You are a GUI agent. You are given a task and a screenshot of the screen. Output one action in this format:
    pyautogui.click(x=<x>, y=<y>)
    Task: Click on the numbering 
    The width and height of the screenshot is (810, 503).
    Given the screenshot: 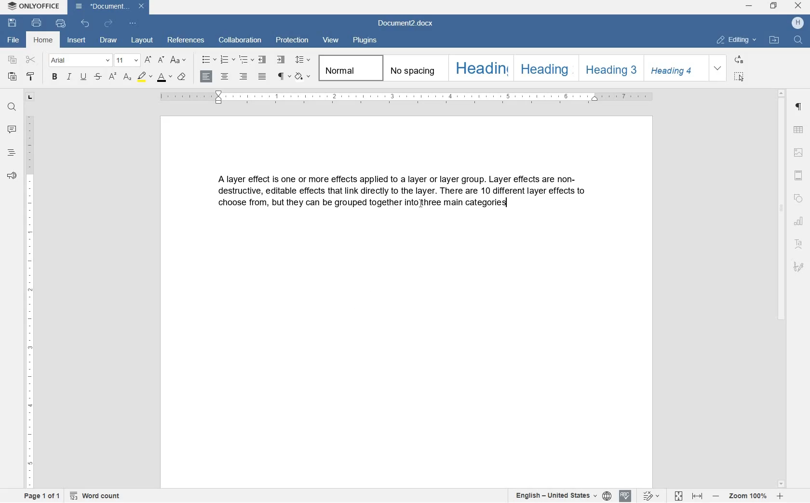 What is the action you would take?
    pyautogui.click(x=228, y=60)
    